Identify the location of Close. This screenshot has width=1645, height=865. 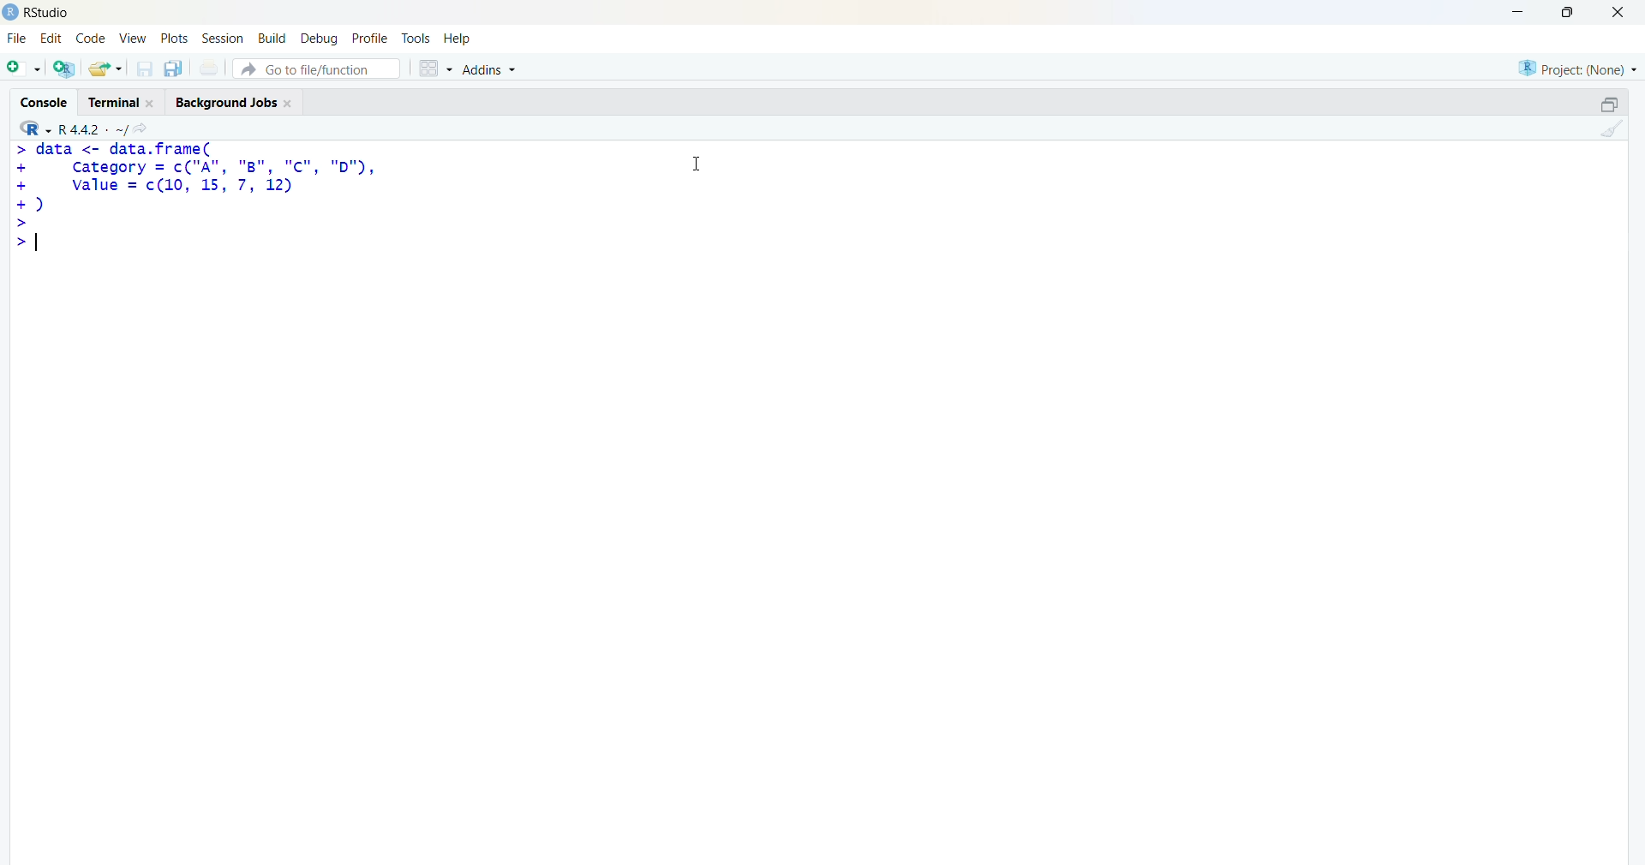
(1615, 12).